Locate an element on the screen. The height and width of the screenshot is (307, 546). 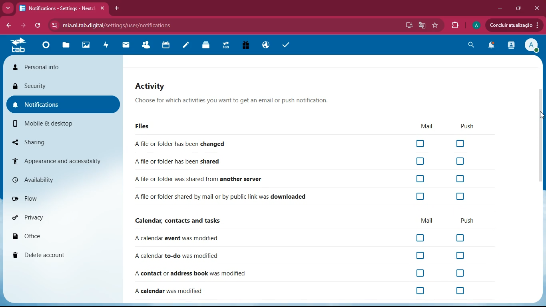
files is located at coordinates (67, 46).